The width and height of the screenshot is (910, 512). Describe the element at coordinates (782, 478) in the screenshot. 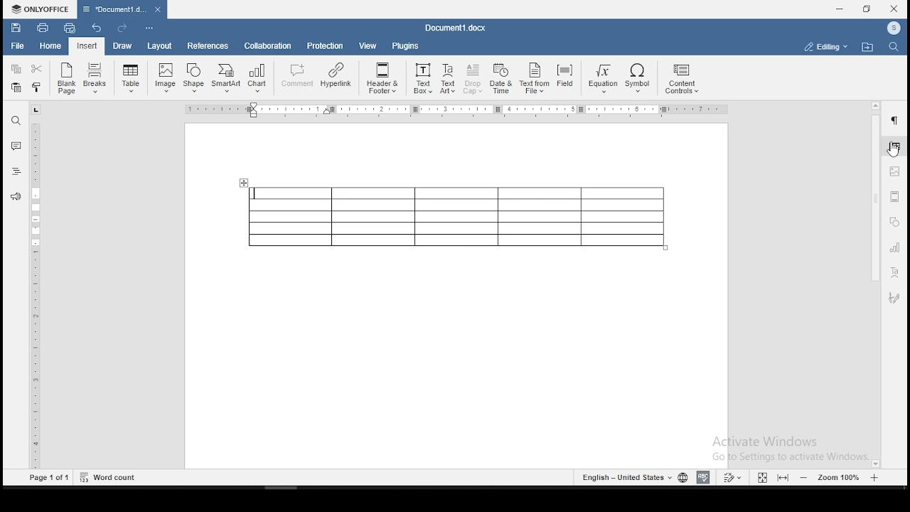

I see `fit to screen` at that location.